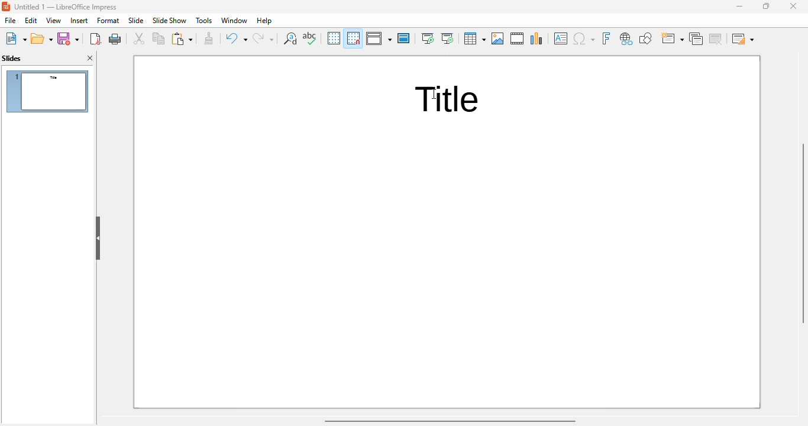  I want to click on delete slide, so click(716, 39).